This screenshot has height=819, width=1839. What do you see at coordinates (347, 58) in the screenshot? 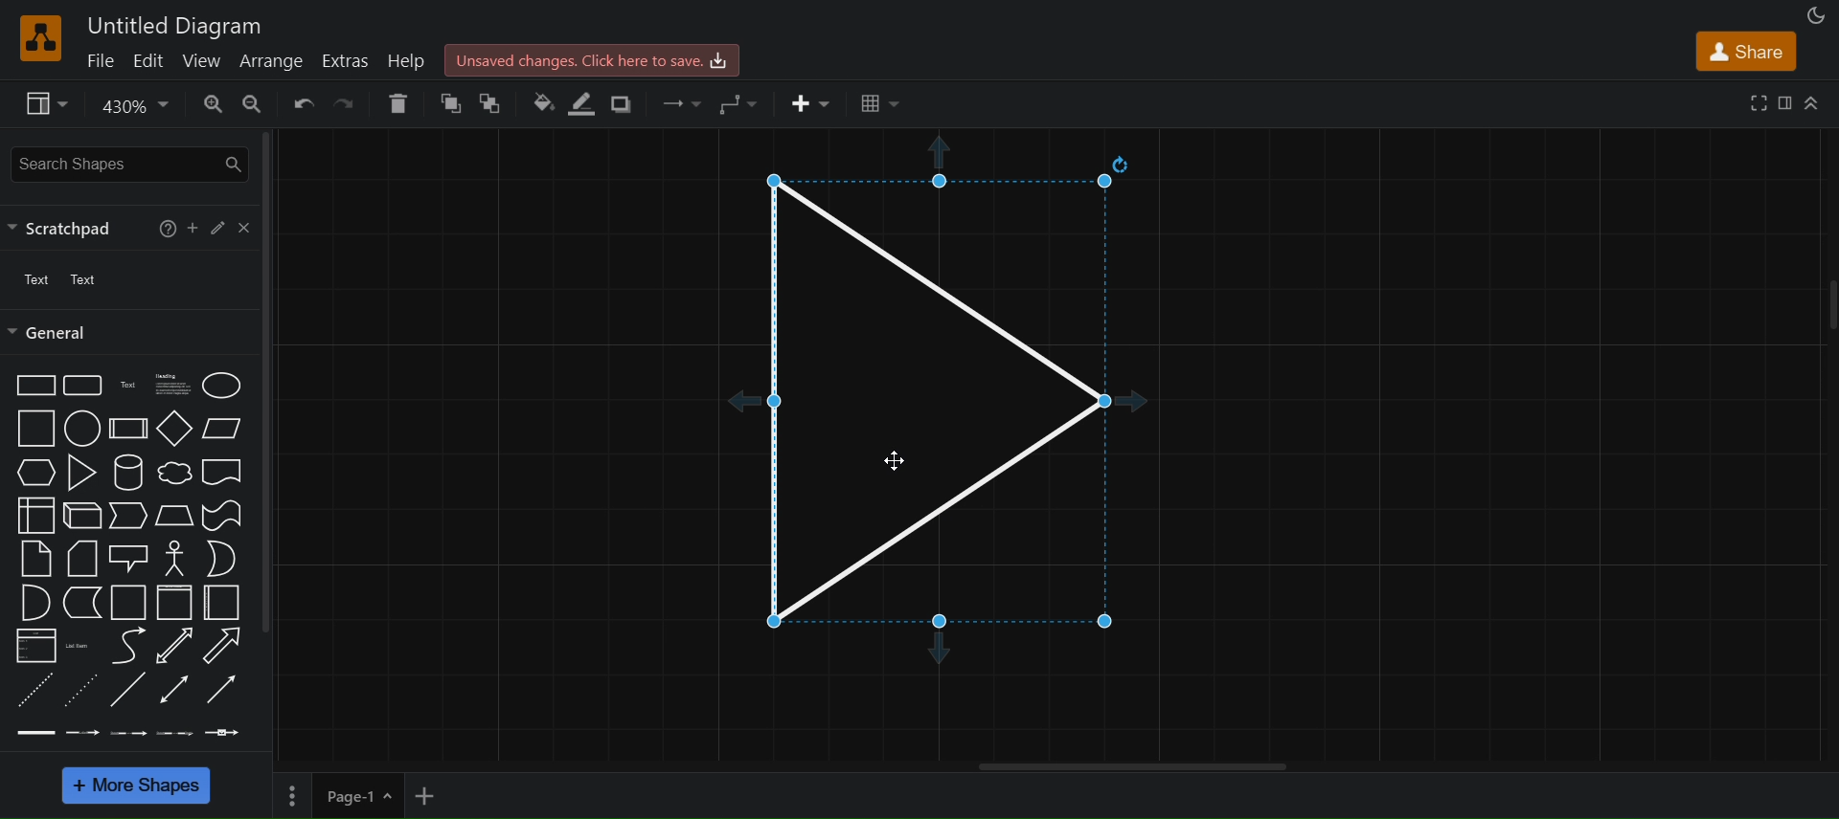
I see `extras` at bounding box center [347, 58].